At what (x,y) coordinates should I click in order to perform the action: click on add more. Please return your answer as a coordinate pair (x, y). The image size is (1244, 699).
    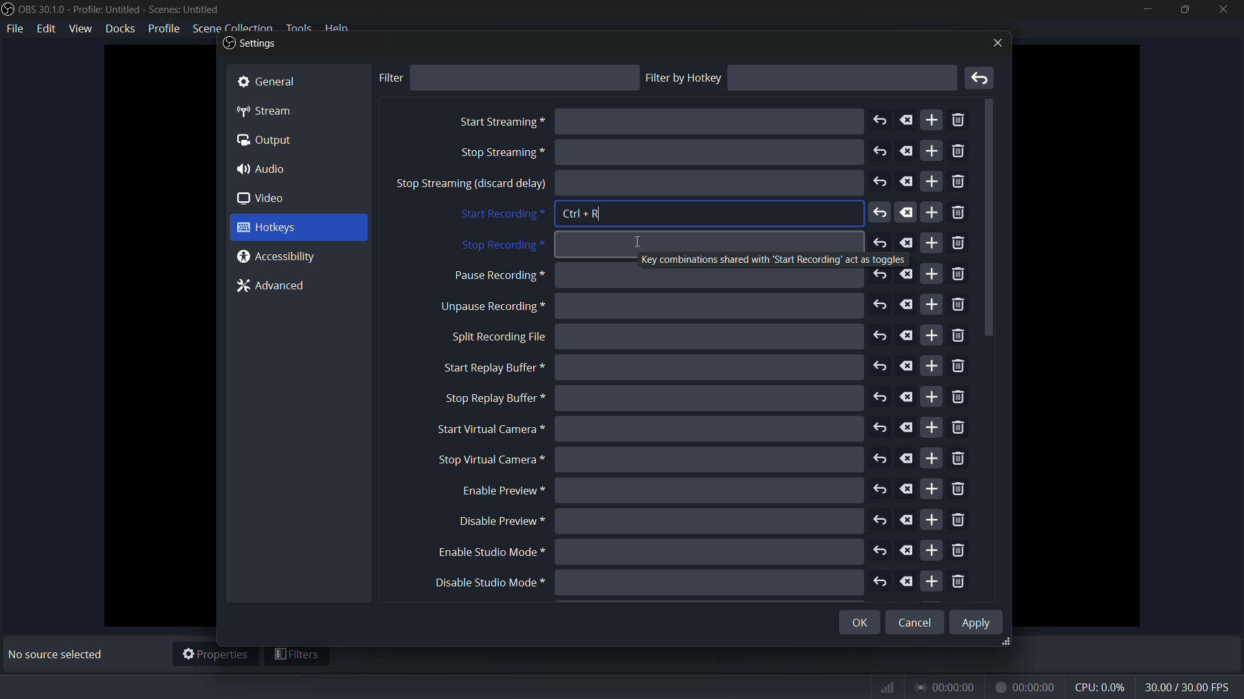
    Looking at the image, I should click on (930, 365).